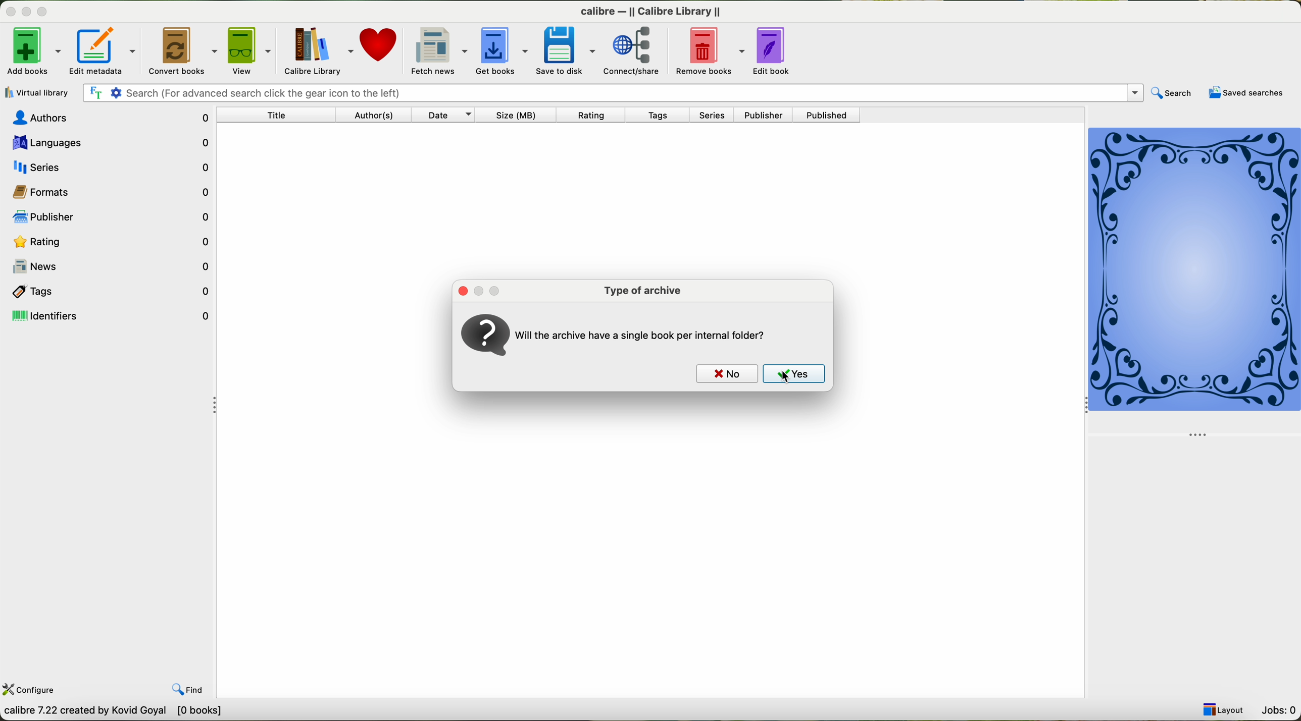 This screenshot has height=721, width=1301. Describe the element at coordinates (32, 52) in the screenshot. I see `add books` at that location.